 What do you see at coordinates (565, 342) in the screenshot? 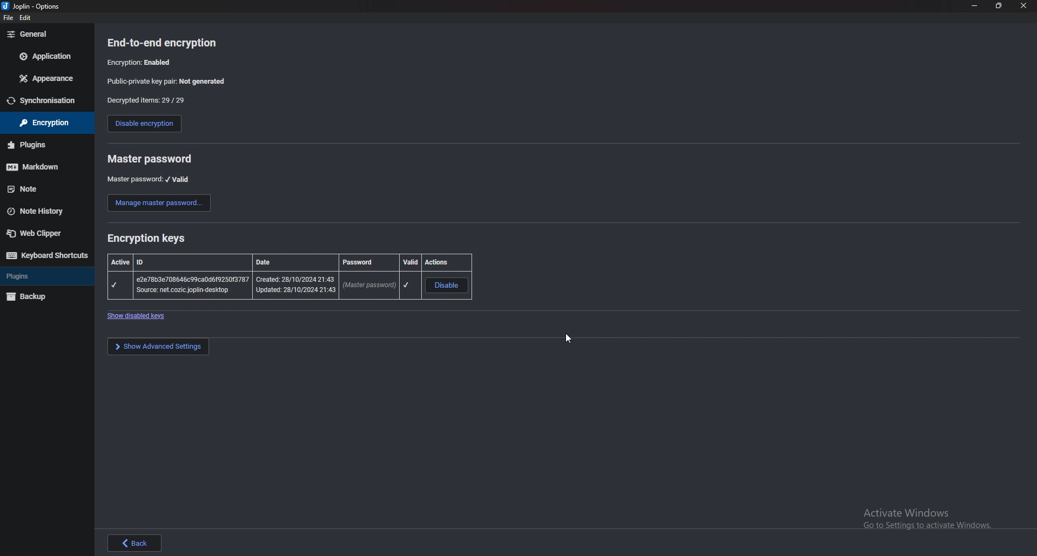
I see `cursor` at bounding box center [565, 342].